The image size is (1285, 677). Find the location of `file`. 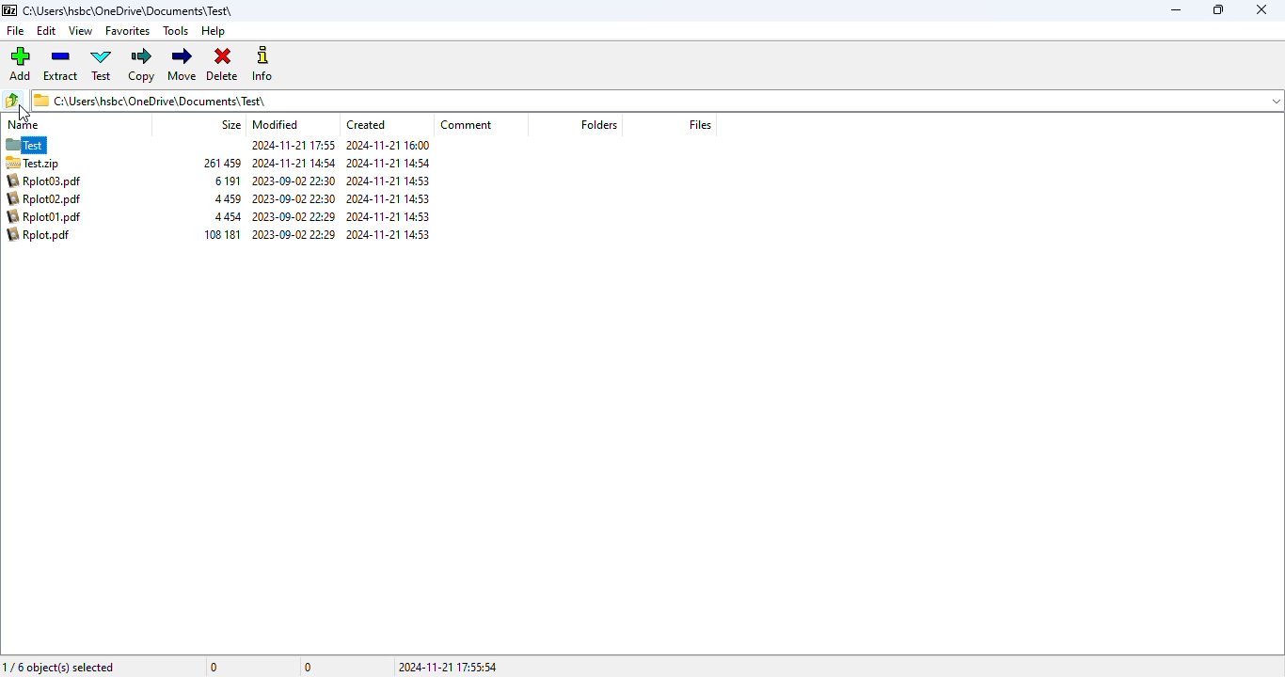

file is located at coordinates (15, 31).